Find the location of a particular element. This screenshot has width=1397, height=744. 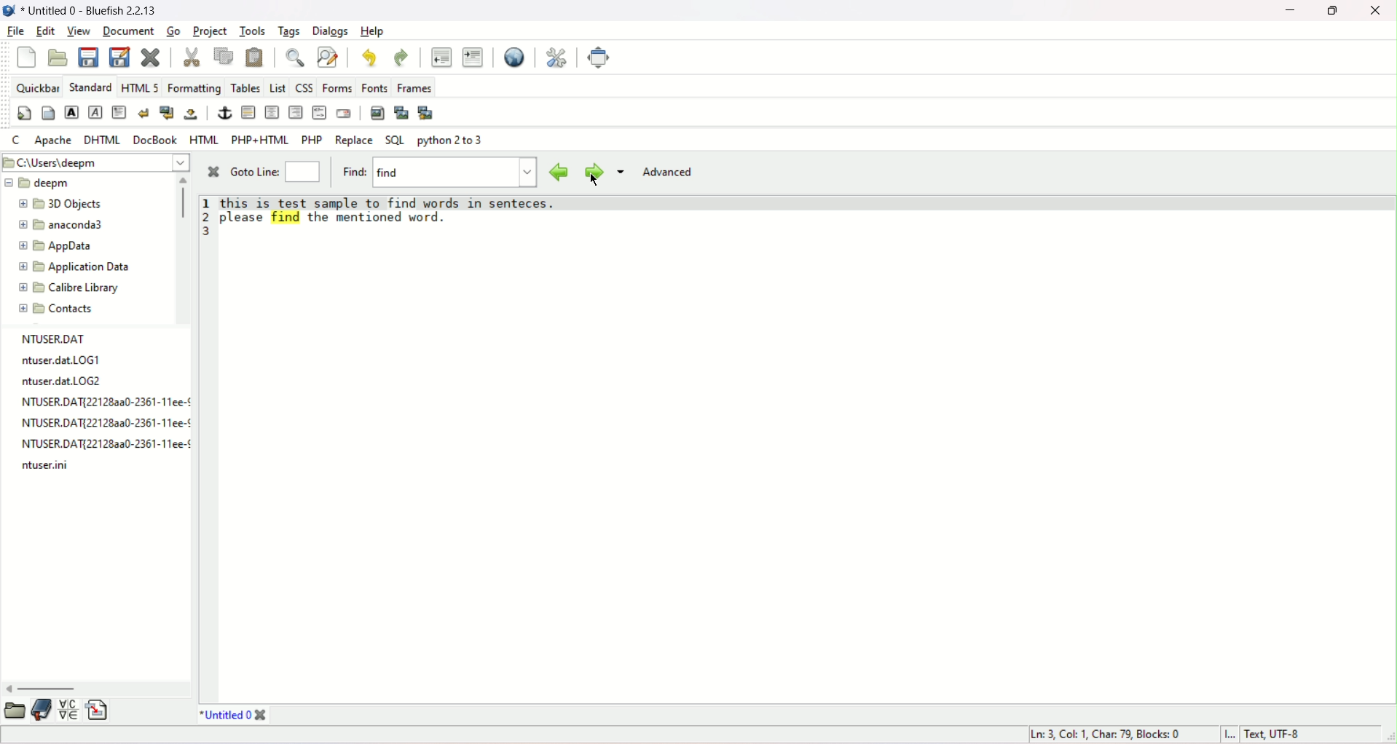

horizontal scroll bar is located at coordinates (47, 689).